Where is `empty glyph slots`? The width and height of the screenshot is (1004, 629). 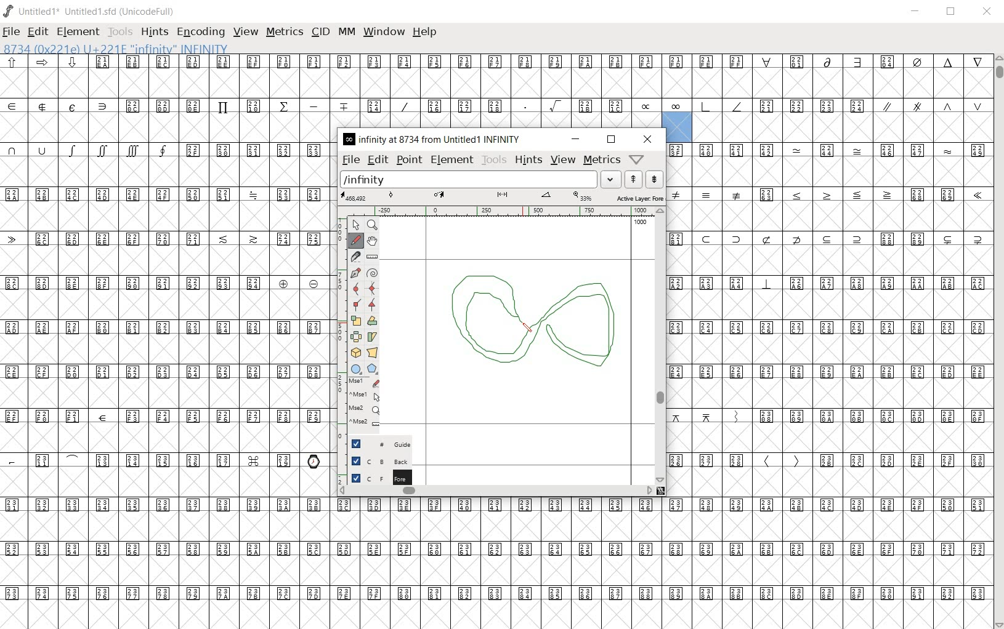 empty glyph slots is located at coordinates (495, 570).